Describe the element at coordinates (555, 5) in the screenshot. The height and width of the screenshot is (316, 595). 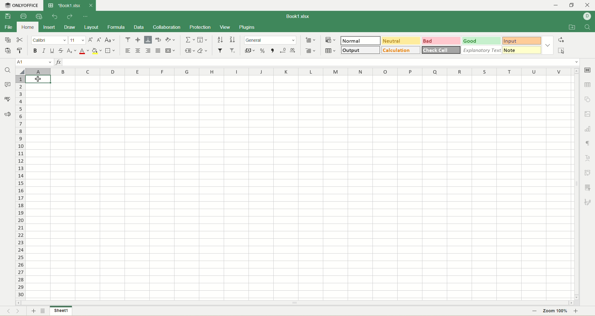
I see `minimize` at that location.